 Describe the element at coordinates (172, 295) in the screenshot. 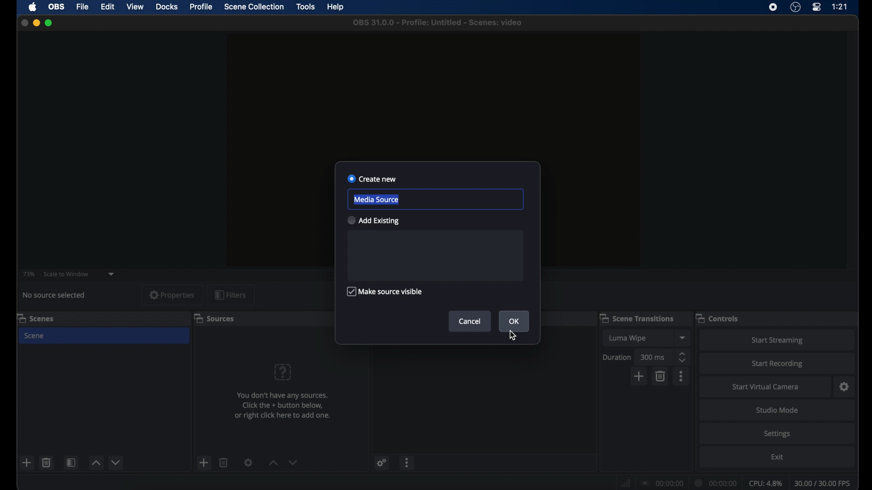

I see `properties` at that location.